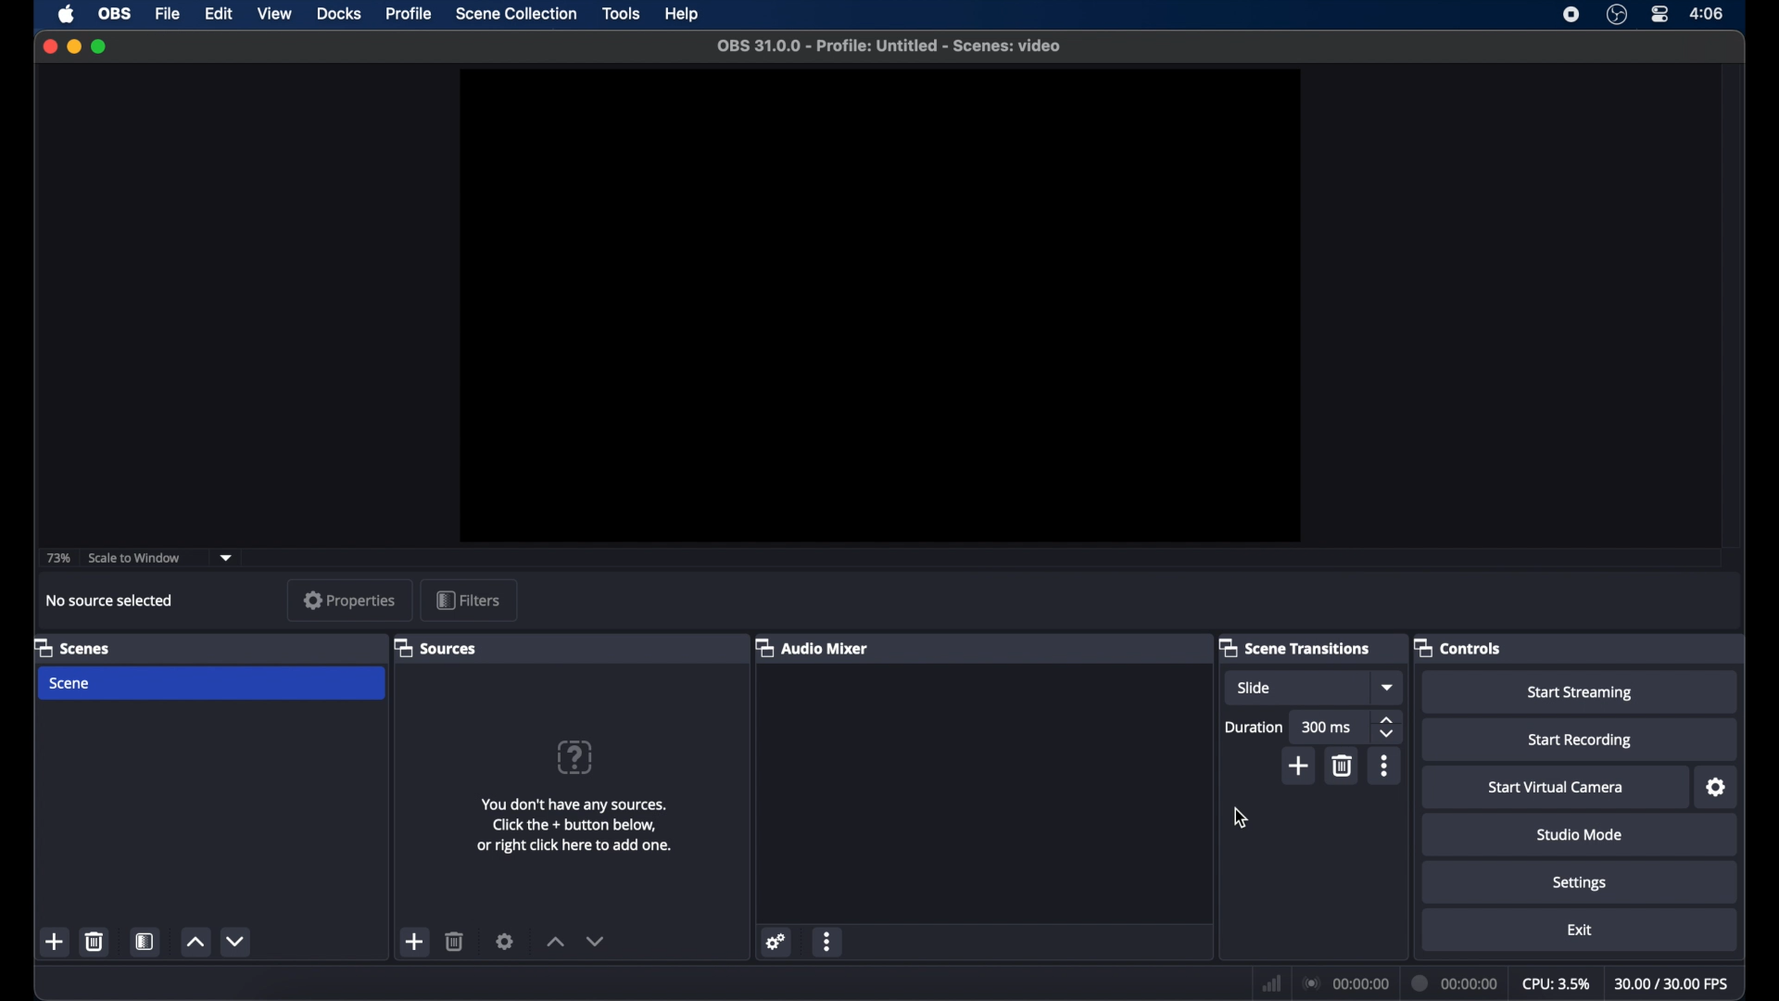 This screenshot has width=1779, height=1001. Describe the element at coordinates (1255, 729) in the screenshot. I see `duration` at that location.